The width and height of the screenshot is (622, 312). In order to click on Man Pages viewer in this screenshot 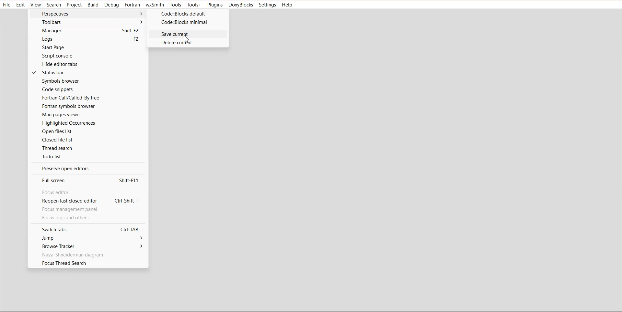, I will do `click(87, 115)`.